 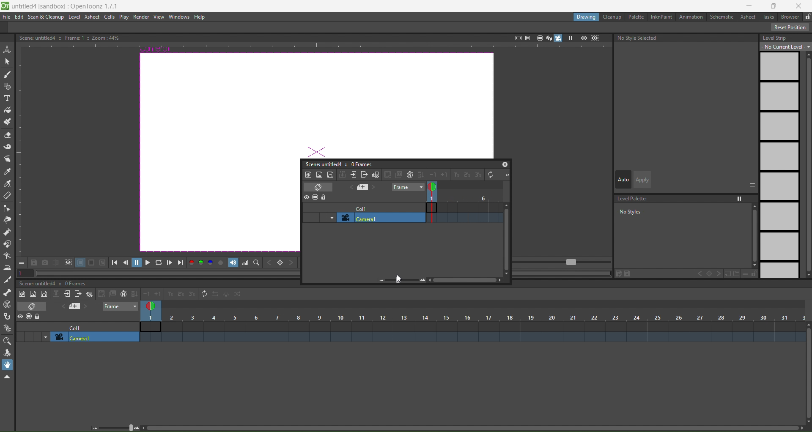 I want to click on fill in empty cells, so click(x=134, y=294).